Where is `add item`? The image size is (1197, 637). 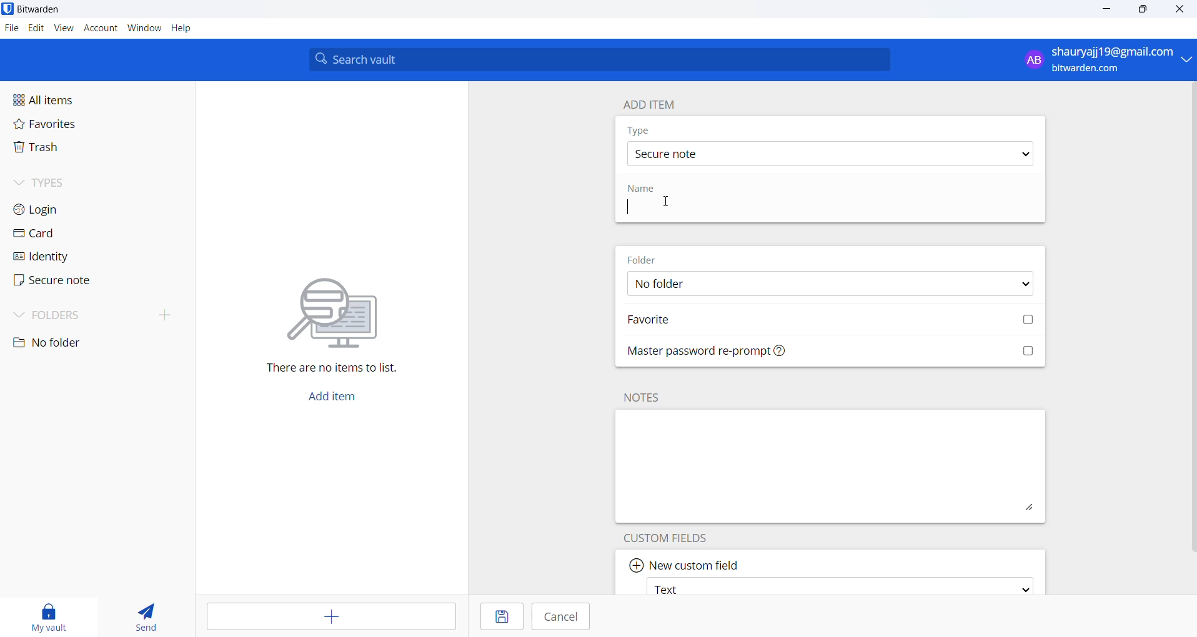 add item is located at coordinates (339, 395).